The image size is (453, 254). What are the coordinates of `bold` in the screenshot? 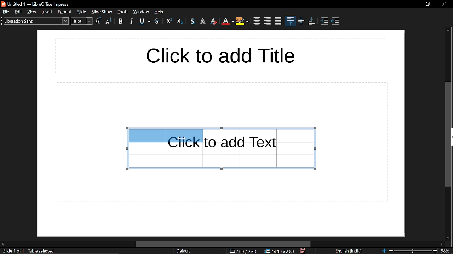 It's located at (122, 22).